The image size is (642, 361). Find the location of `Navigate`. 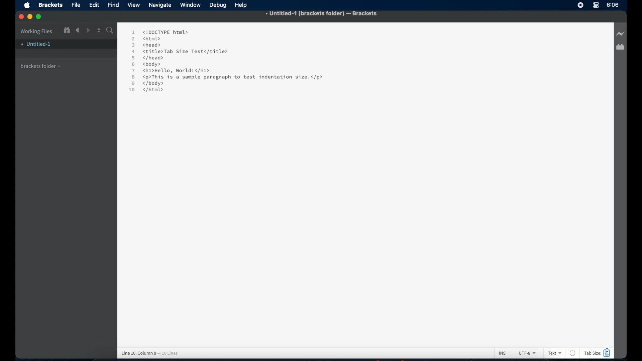

Navigate is located at coordinates (160, 6).